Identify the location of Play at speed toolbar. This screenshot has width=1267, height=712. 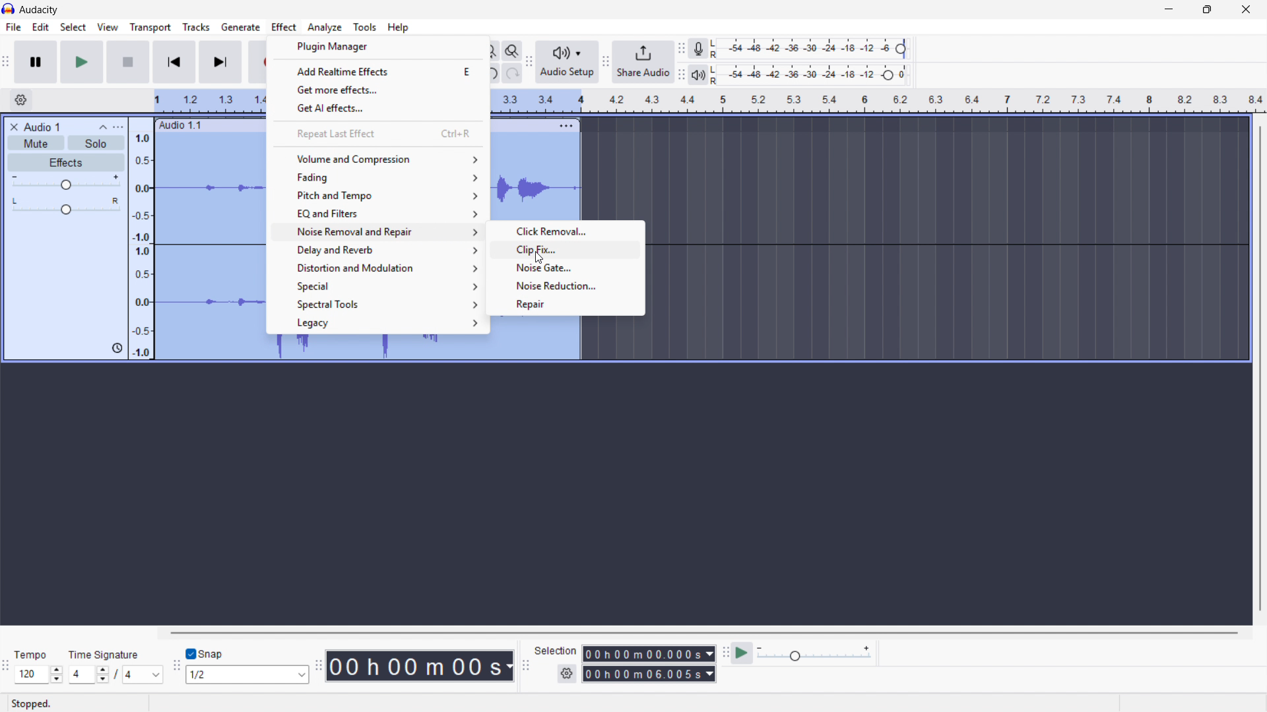
(723, 654).